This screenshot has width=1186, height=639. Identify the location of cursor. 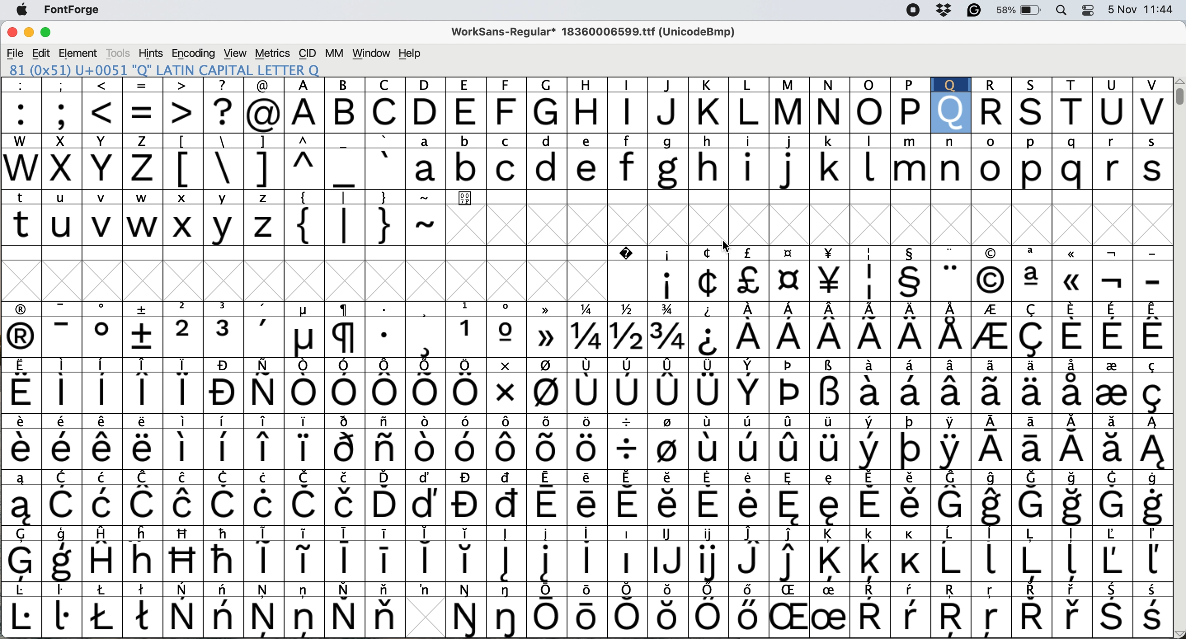
(726, 243).